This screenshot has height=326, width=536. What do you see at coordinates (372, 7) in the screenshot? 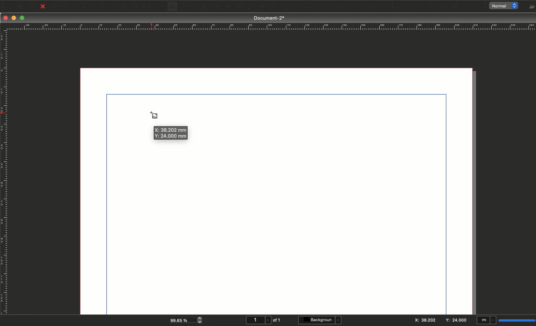
I see `Copy item properties` at bounding box center [372, 7].